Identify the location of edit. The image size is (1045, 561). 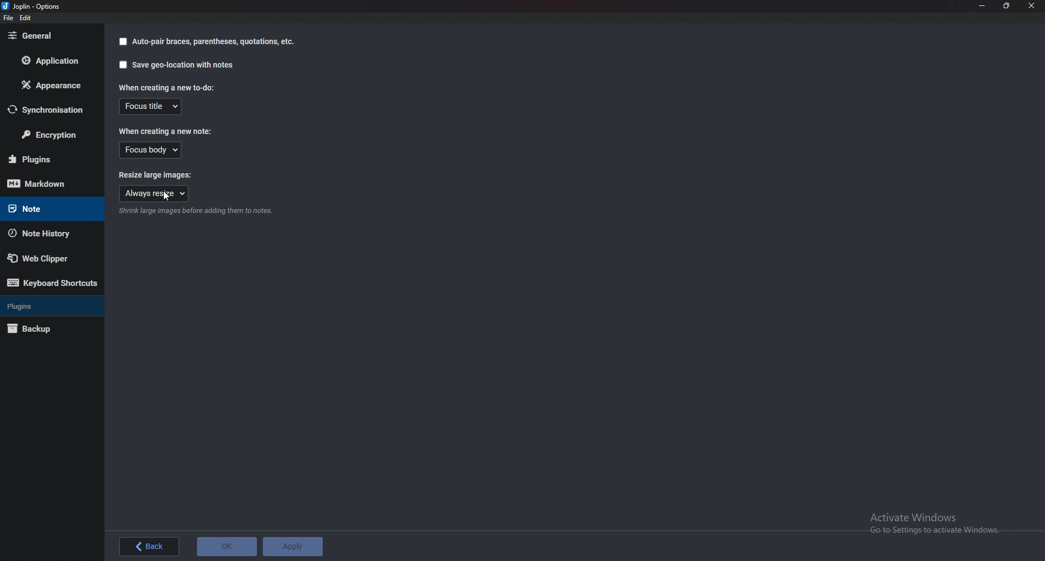
(25, 18).